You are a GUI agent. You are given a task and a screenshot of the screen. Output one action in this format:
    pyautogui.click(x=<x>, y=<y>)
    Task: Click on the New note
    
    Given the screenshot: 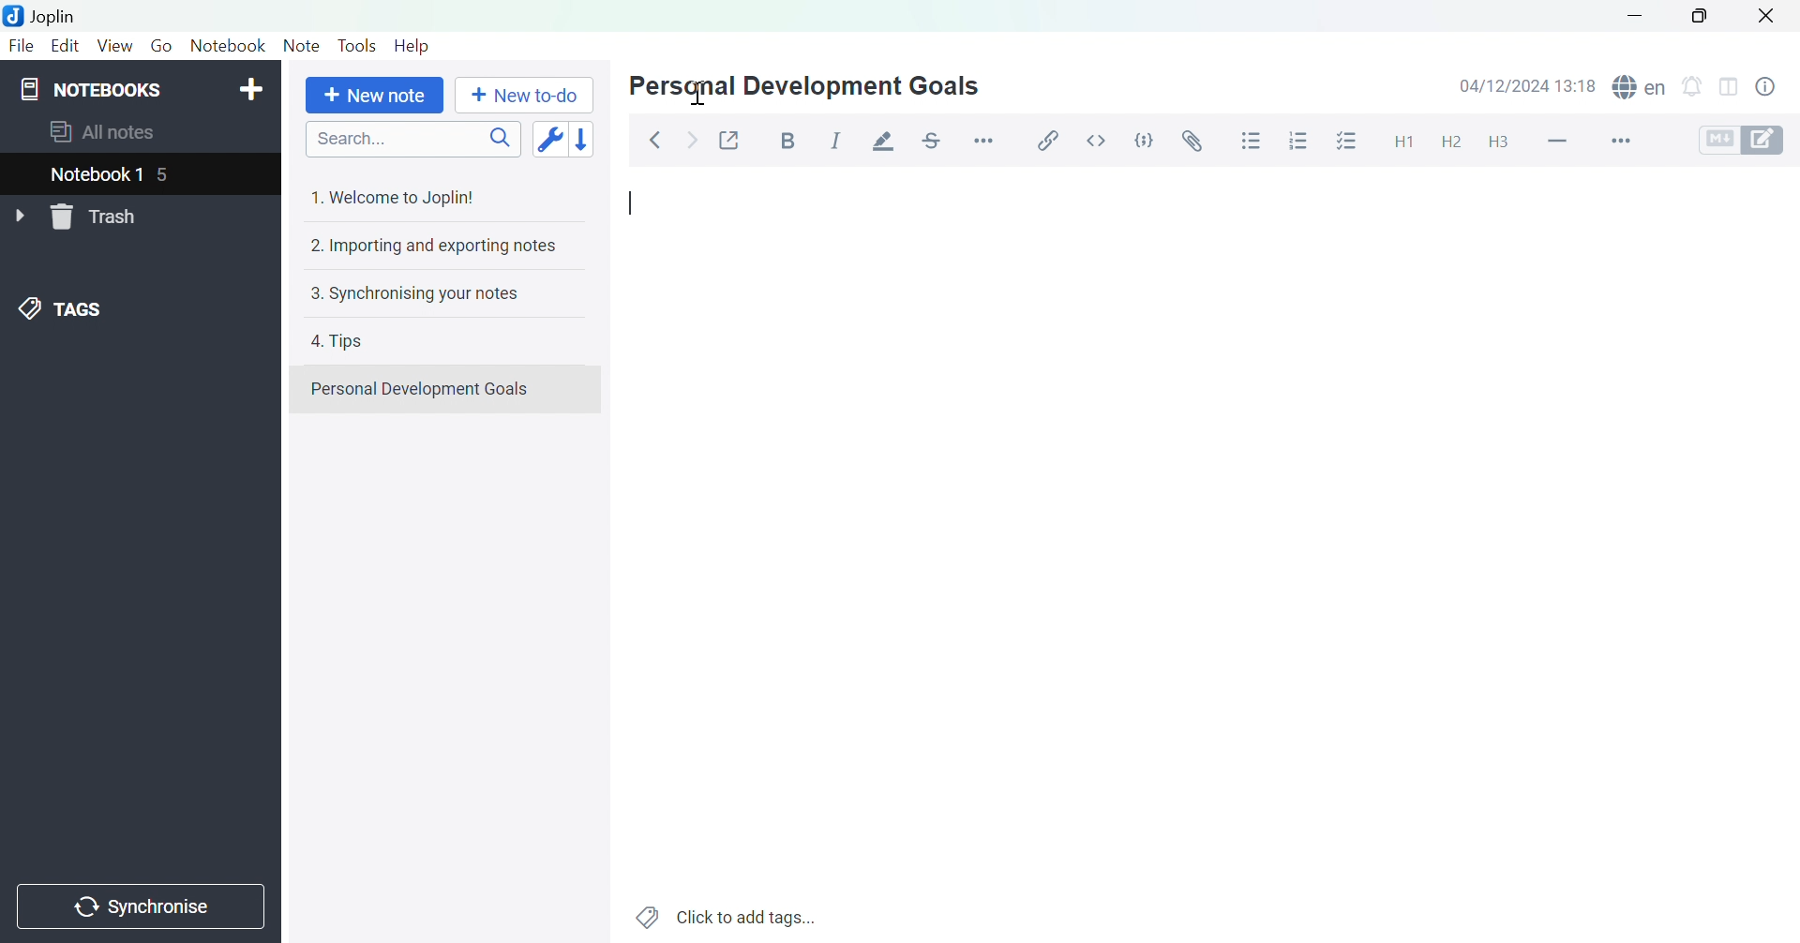 What is the action you would take?
    pyautogui.click(x=374, y=97)
    